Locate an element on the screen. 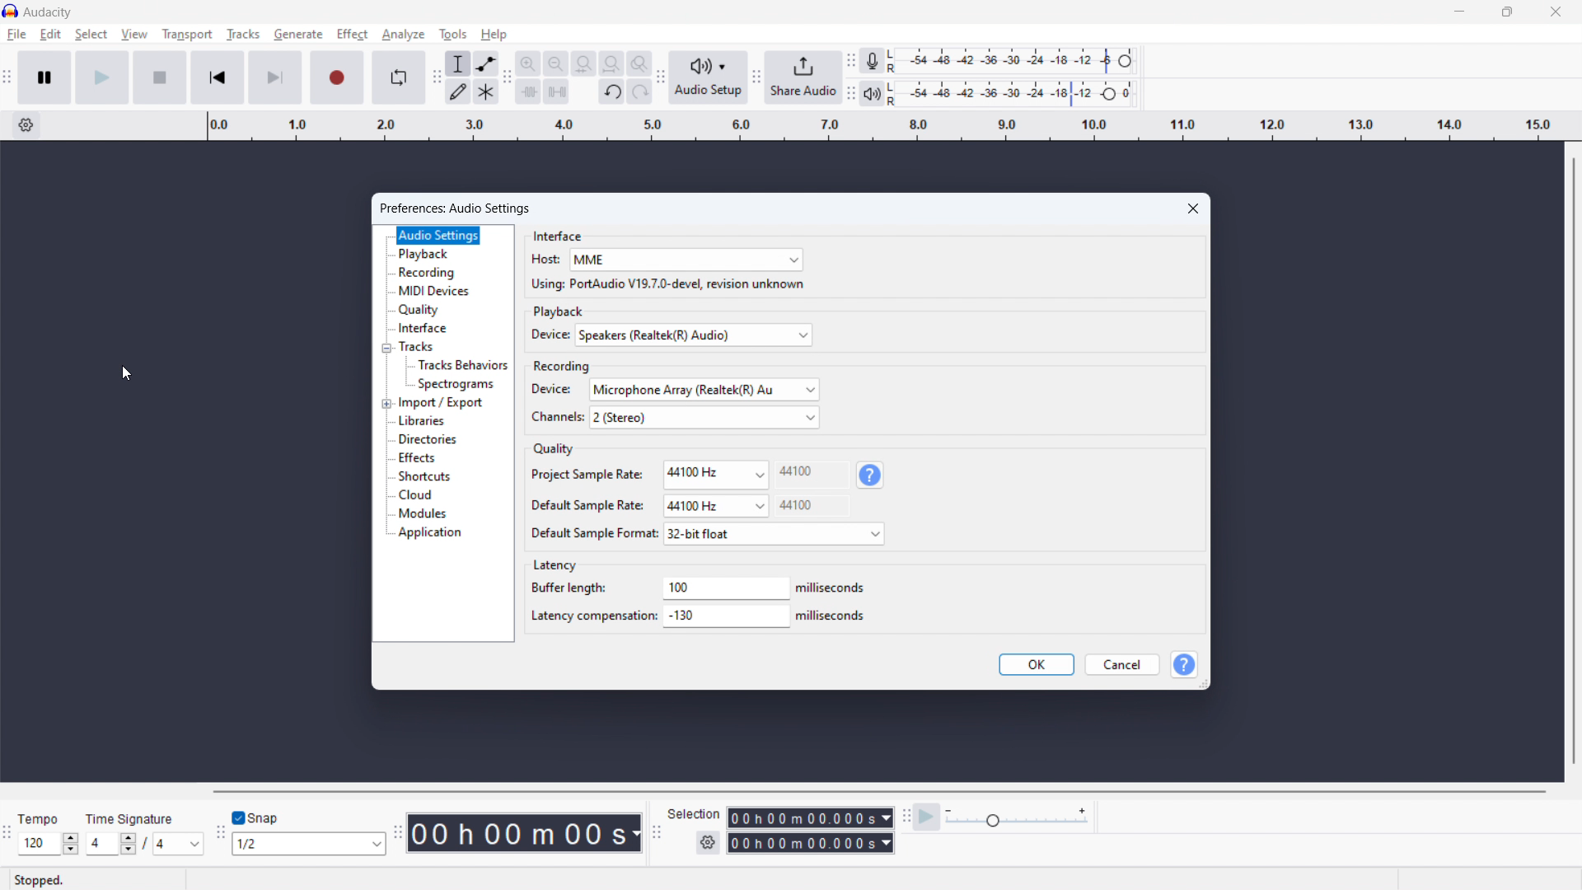  set default sample rate is located at coordinates (715, 506).